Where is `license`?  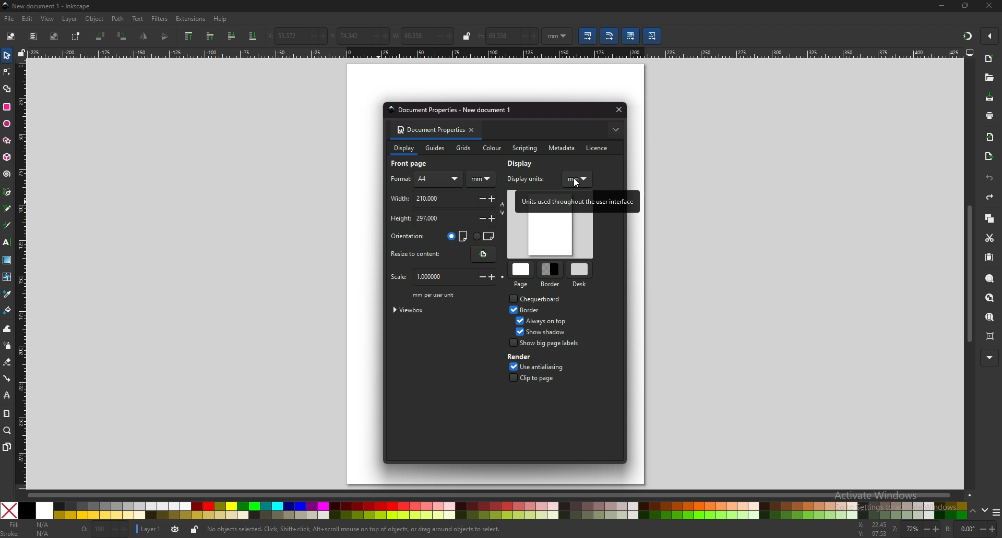 license is located at coordinates (600, 148).